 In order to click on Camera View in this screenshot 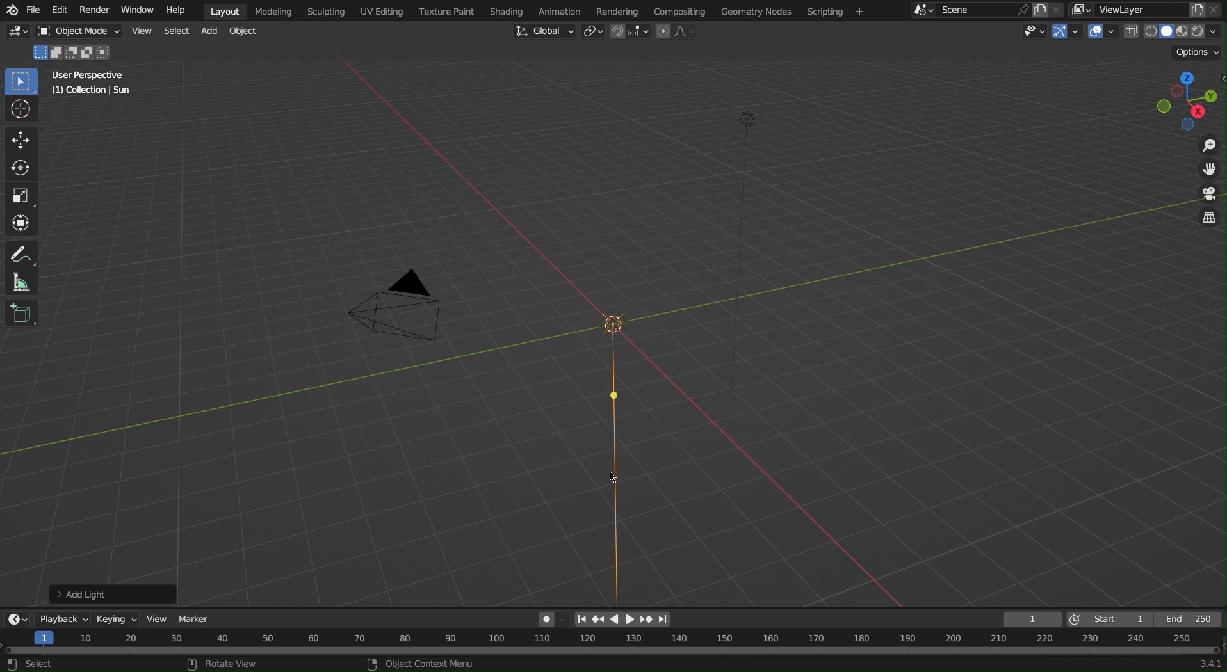, I will do `click(1207, 195)`.